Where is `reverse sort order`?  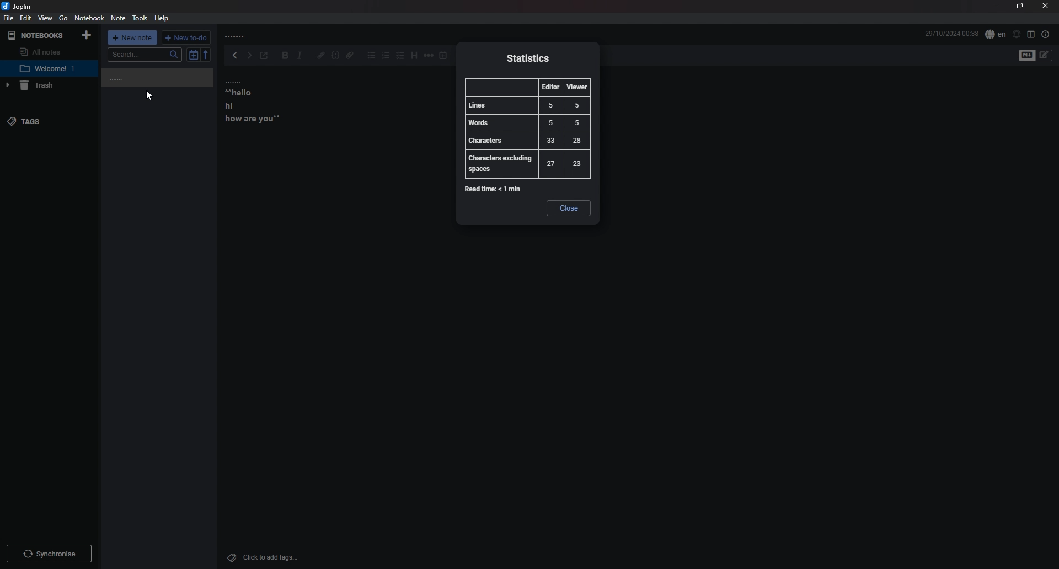 reverse sort order is located at coordinates (205, 54).